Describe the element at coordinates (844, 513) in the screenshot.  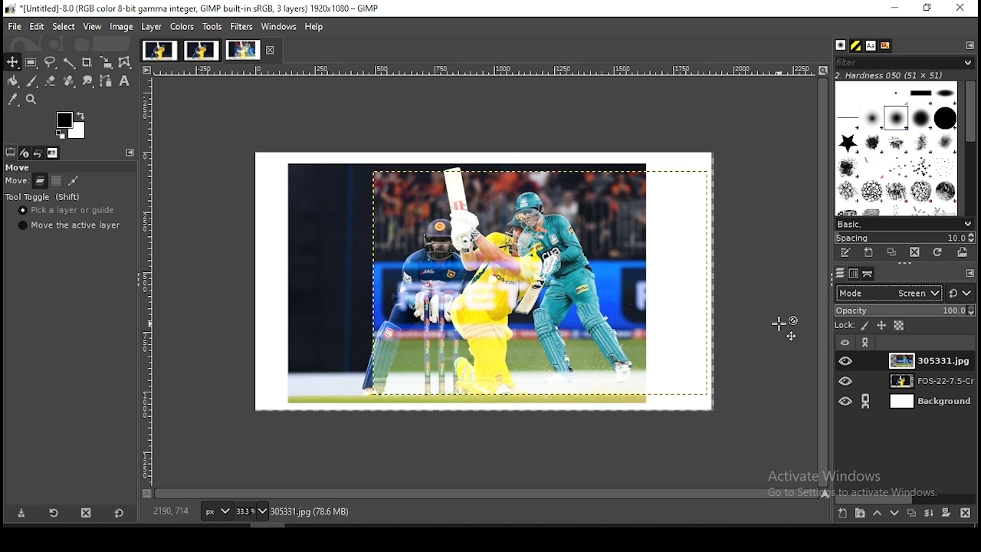
I see `new layer` at that location.